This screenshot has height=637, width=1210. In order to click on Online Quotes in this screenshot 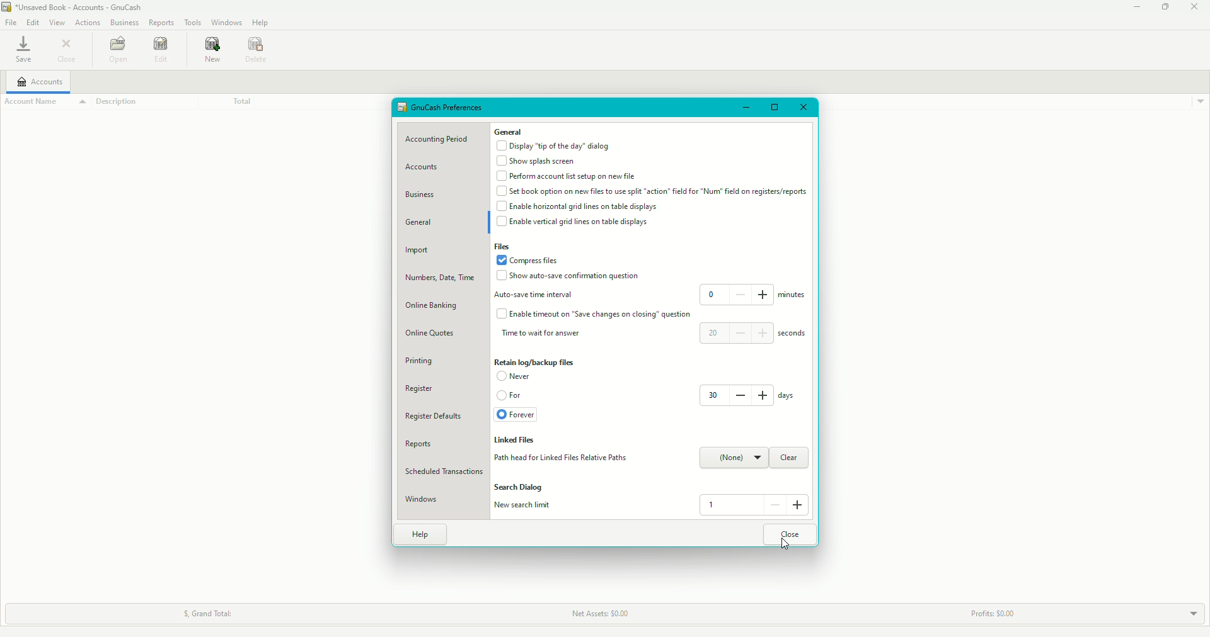, I will do `click(434, 334)`.